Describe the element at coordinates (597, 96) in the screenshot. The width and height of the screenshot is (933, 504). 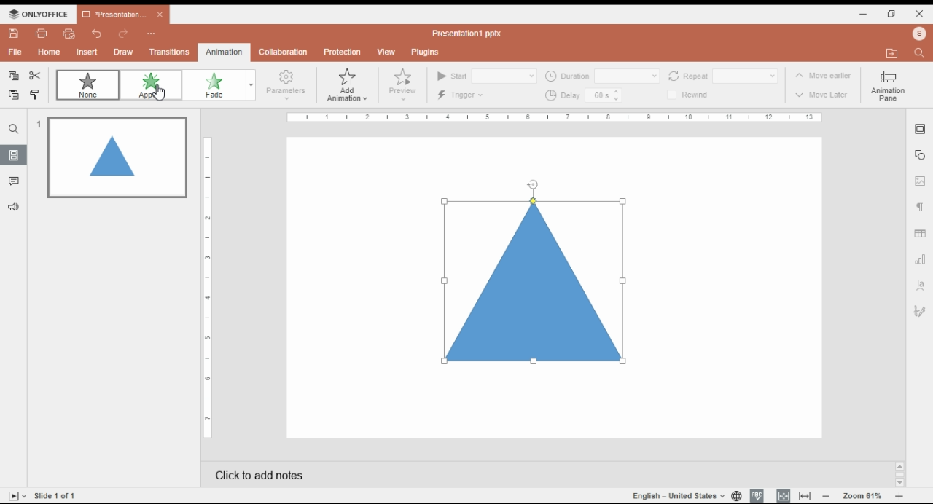
I see `60s` at that location.